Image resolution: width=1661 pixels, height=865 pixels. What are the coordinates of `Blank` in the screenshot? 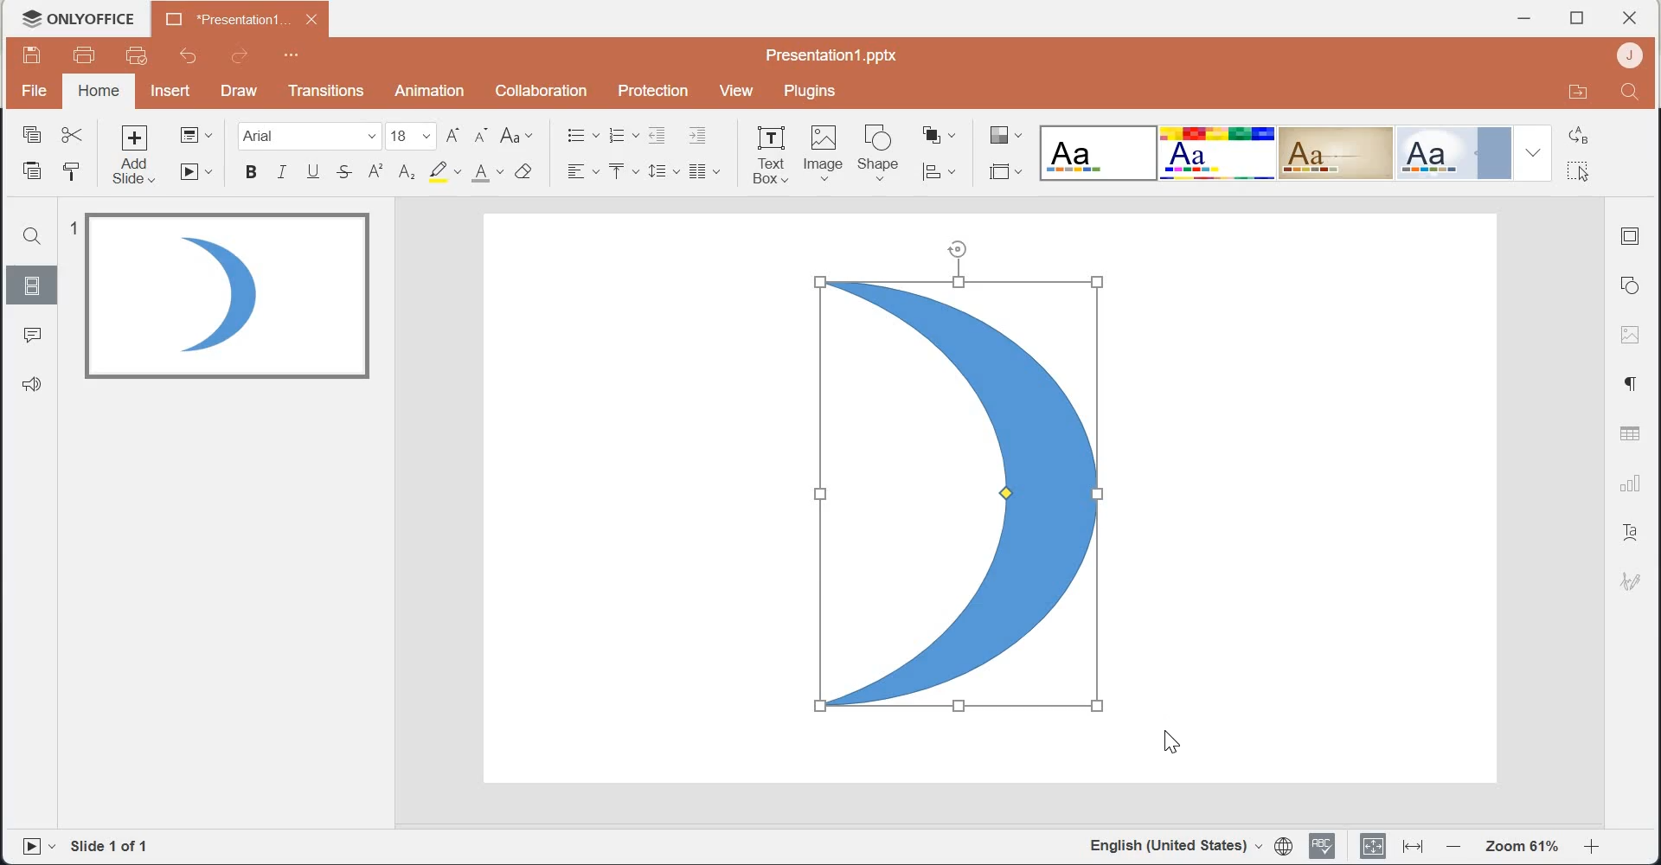 It's located at (1099, 151).